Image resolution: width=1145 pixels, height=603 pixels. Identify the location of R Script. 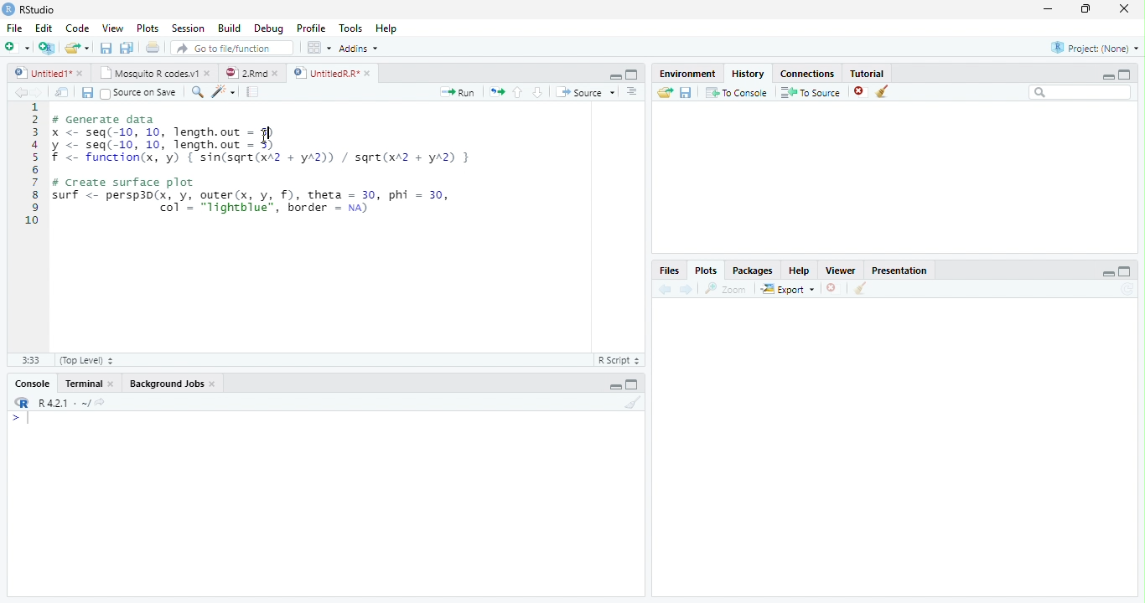
(621, 360).